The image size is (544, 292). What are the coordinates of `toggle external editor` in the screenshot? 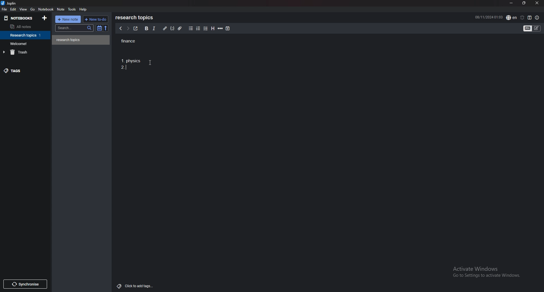 It's located at (135, 29).